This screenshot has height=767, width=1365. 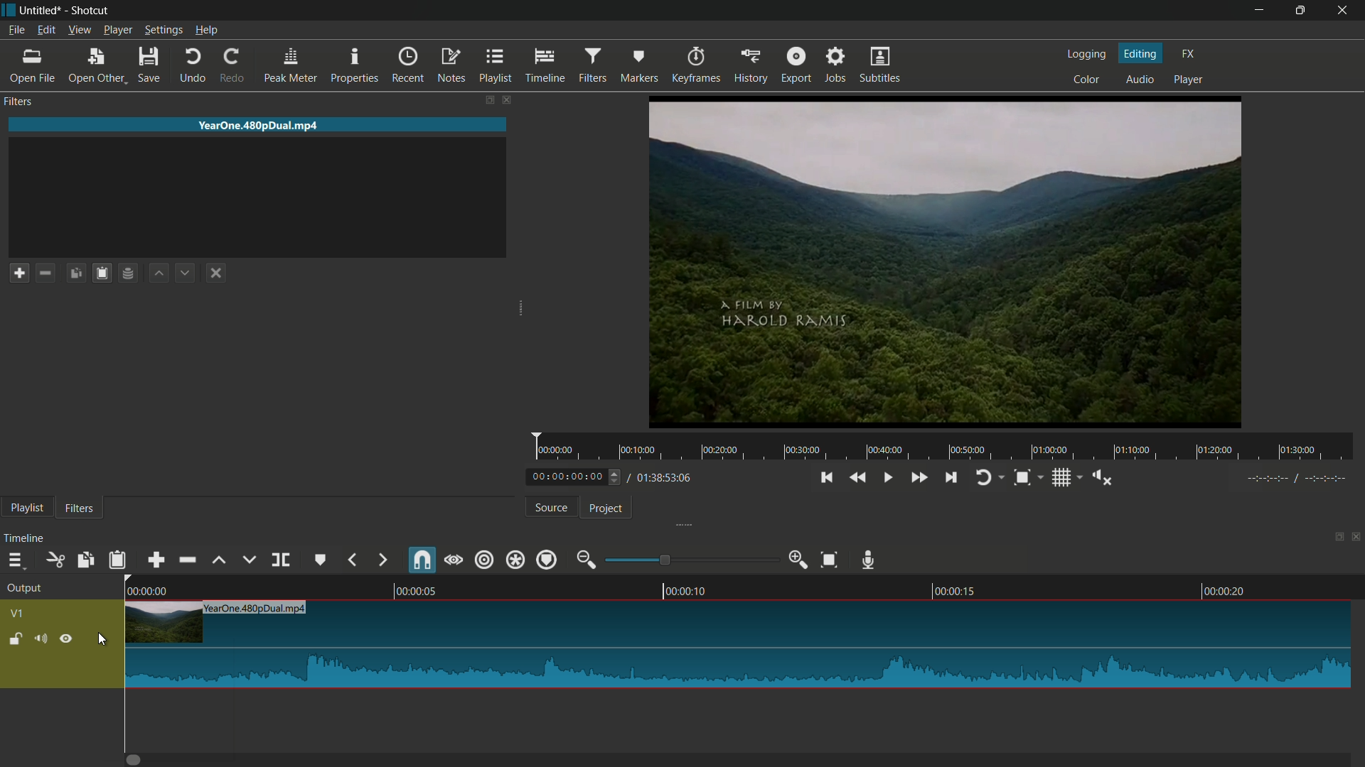 I want to click on markers, so click(x=638, y=66).